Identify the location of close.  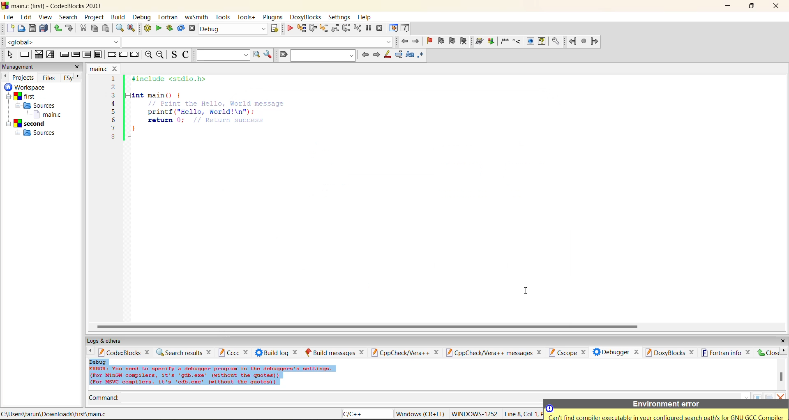
(77, 67).